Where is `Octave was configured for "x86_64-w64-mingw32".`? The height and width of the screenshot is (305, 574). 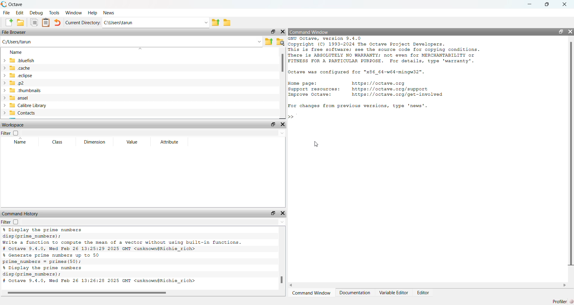 Octave was configured for "x86_64-w64-mingw32". is located at coordinates (358, 73).